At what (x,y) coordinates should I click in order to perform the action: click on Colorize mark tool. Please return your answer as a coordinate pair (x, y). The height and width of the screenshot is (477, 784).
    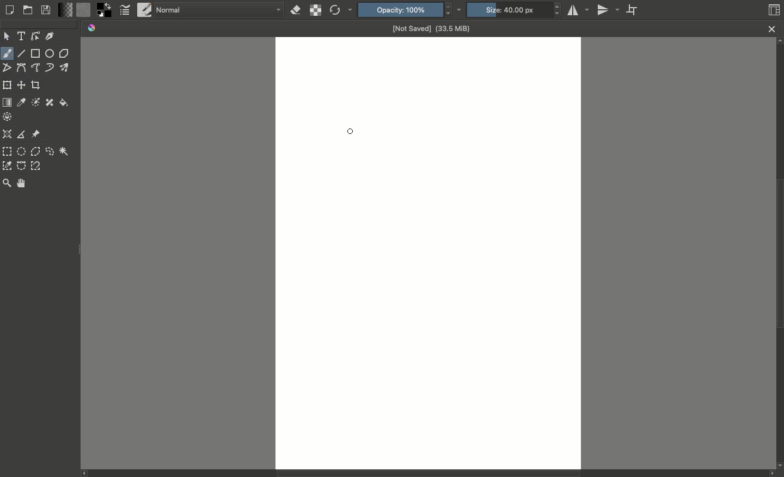
    Looking at the image, I should click on (35, 102).